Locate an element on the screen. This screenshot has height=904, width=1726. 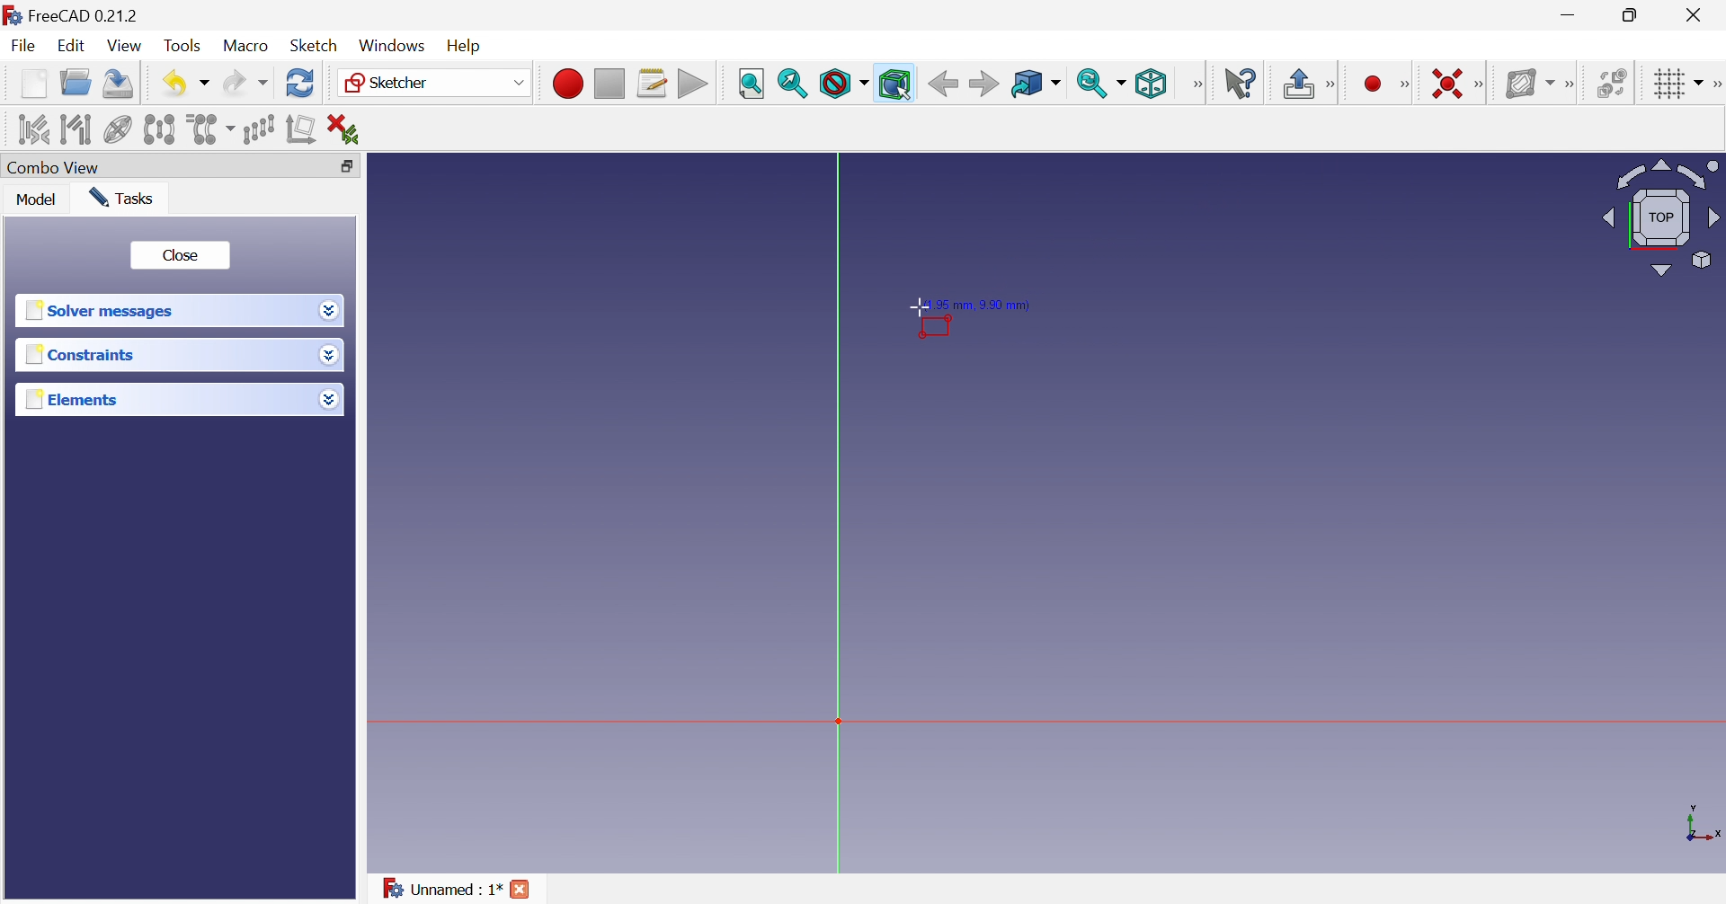
Back is located at coordinates (943, 84).